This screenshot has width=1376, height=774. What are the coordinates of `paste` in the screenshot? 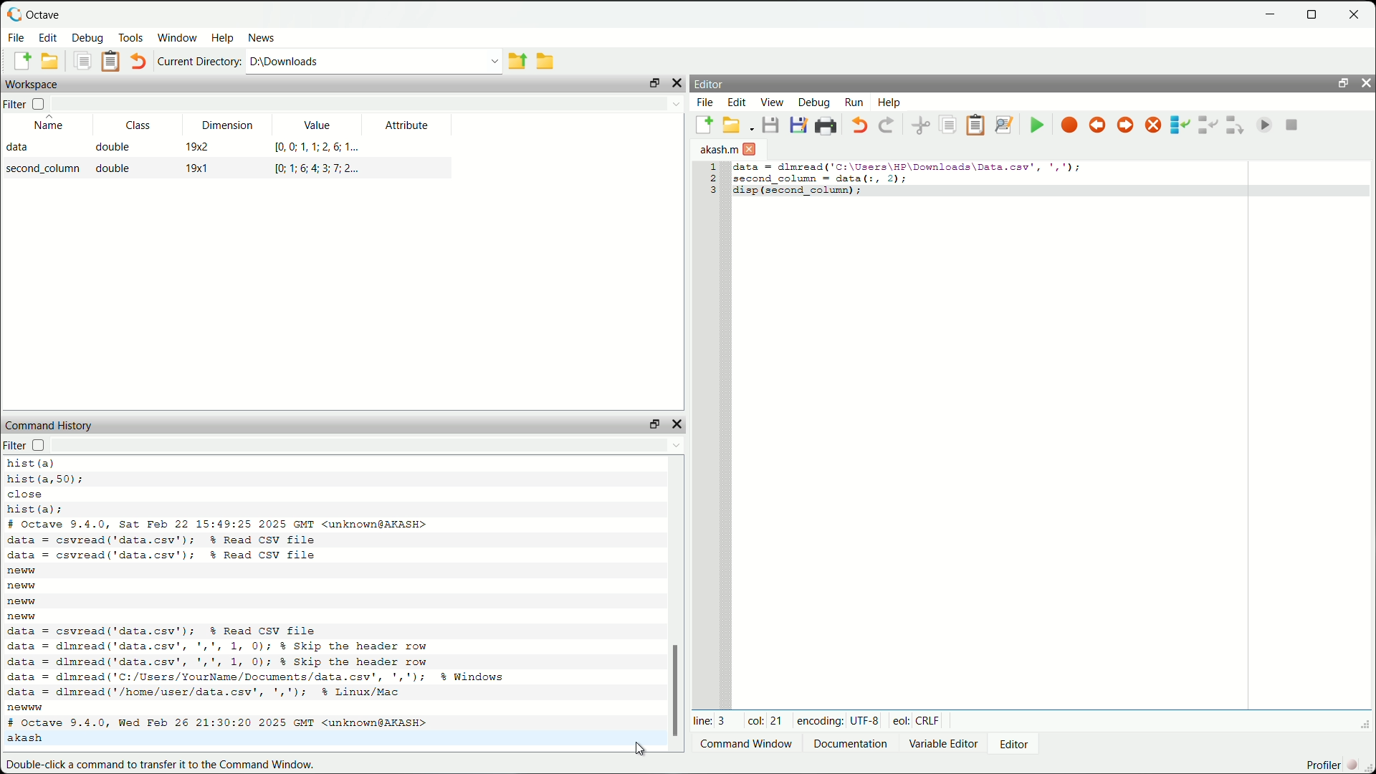 It's located at (112, 64).